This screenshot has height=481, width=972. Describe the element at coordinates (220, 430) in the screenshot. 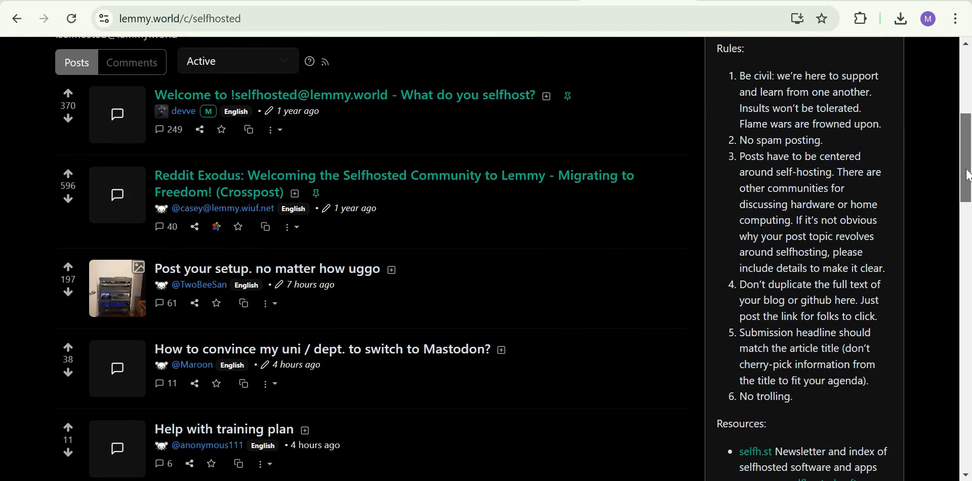

I see `Help with training plan` at that location.